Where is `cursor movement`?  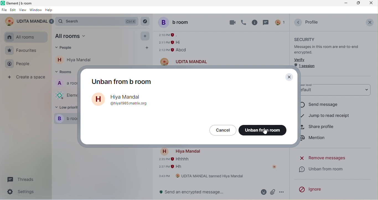
cursor movement is located at coordinates (265, 132).